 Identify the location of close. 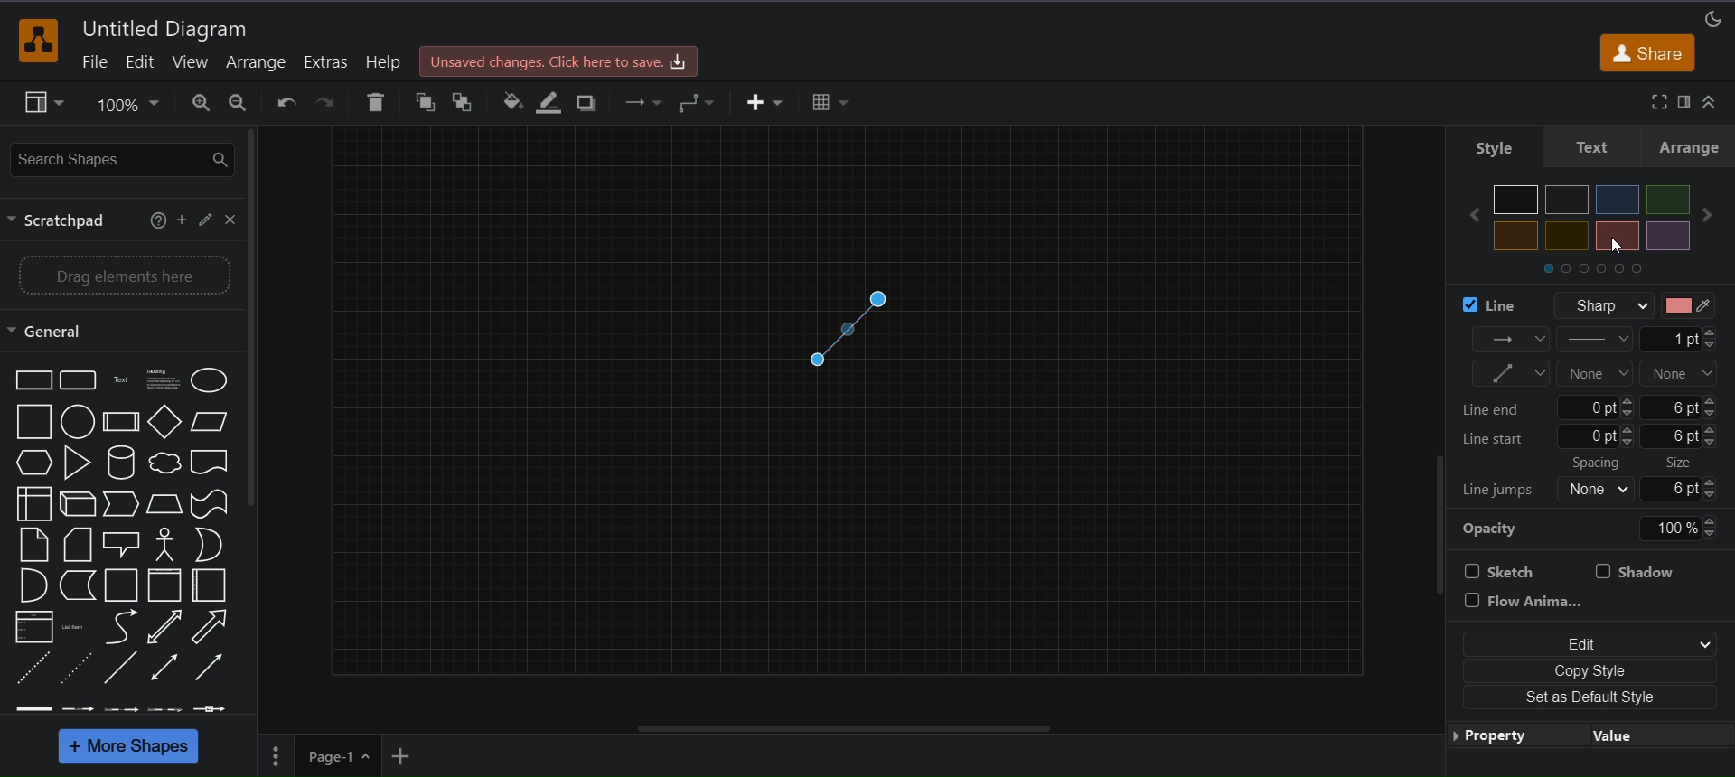
(231, 221).